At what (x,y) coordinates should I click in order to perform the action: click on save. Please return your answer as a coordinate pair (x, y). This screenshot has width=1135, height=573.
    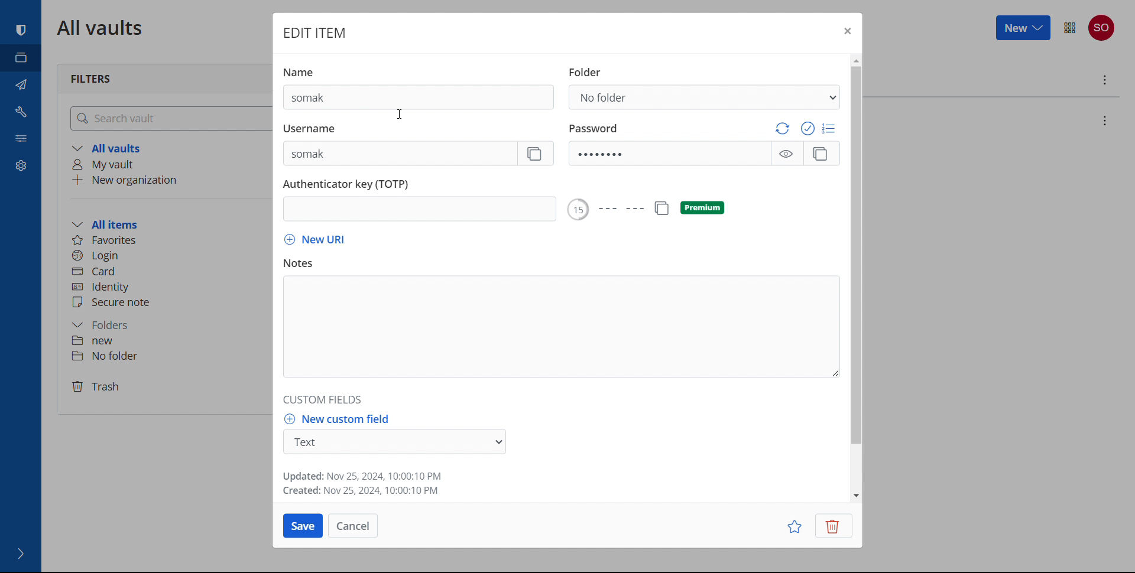
    Looking at the image, I should click on (303, 526).